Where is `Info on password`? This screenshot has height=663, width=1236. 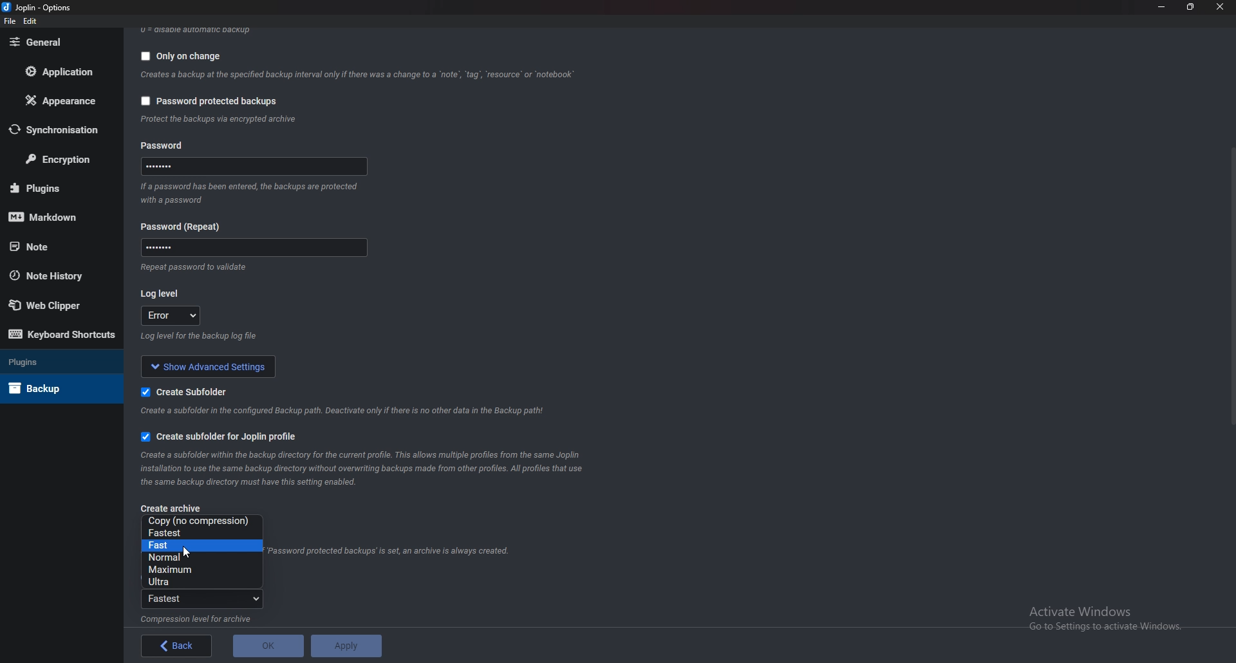
Info on password is located at coordinates (250, 195).